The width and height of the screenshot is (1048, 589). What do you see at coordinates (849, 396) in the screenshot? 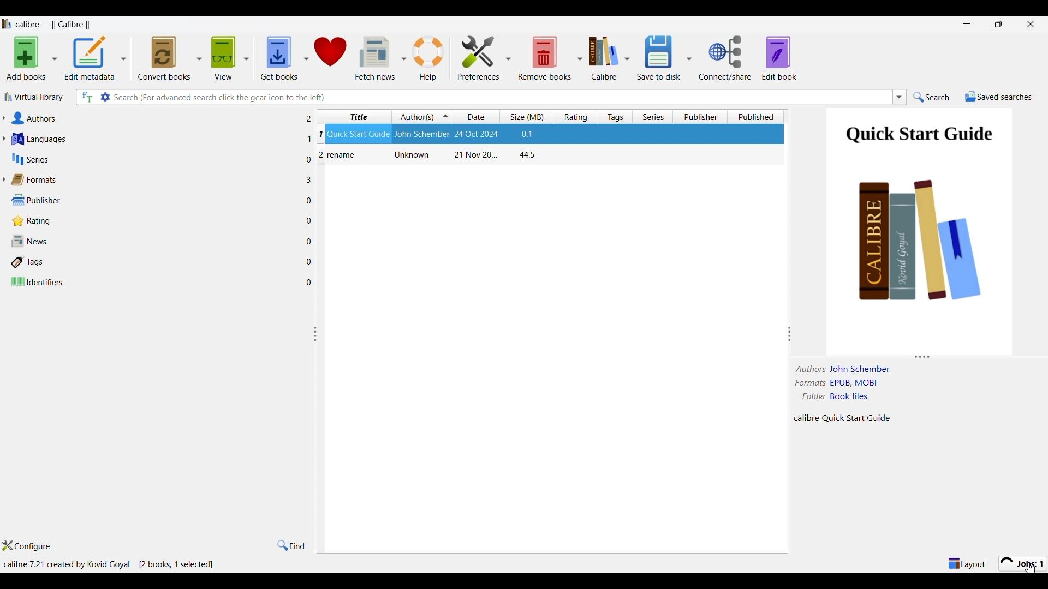
I see `book files` at bounding box center [849, 396].